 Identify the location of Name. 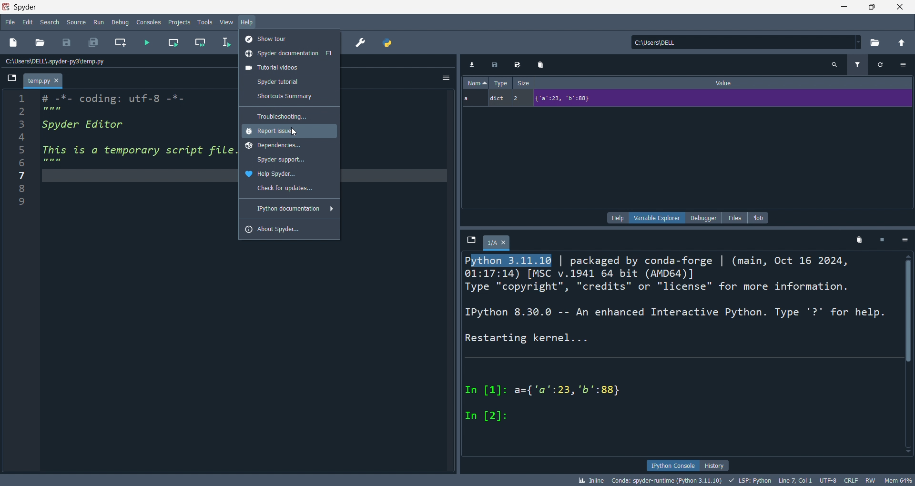
(475, 83).